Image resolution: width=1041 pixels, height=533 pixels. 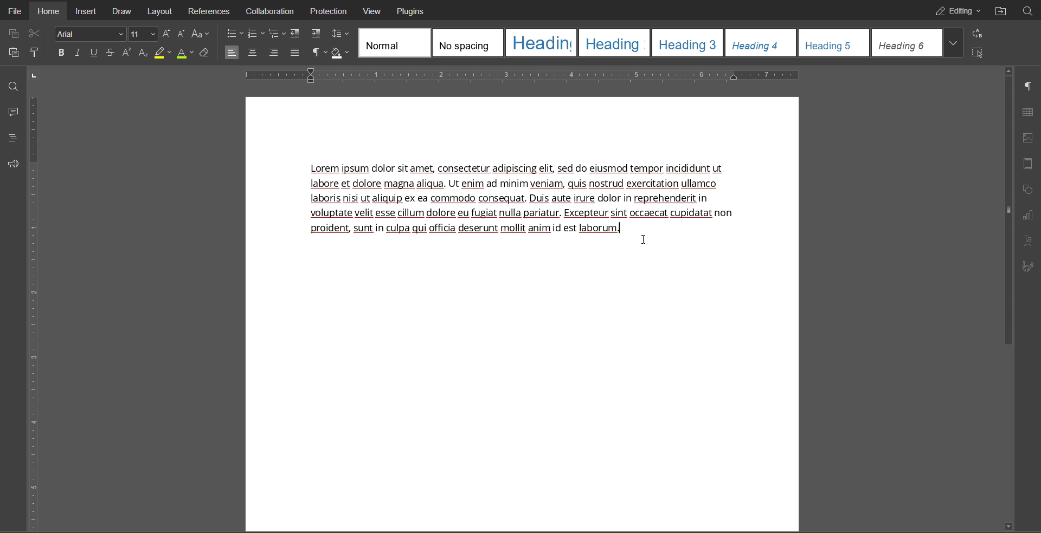 What do you see at coordinates (233, 53) in the screenshot?
I see `Left Alignment` at bounding box center [233, 53].